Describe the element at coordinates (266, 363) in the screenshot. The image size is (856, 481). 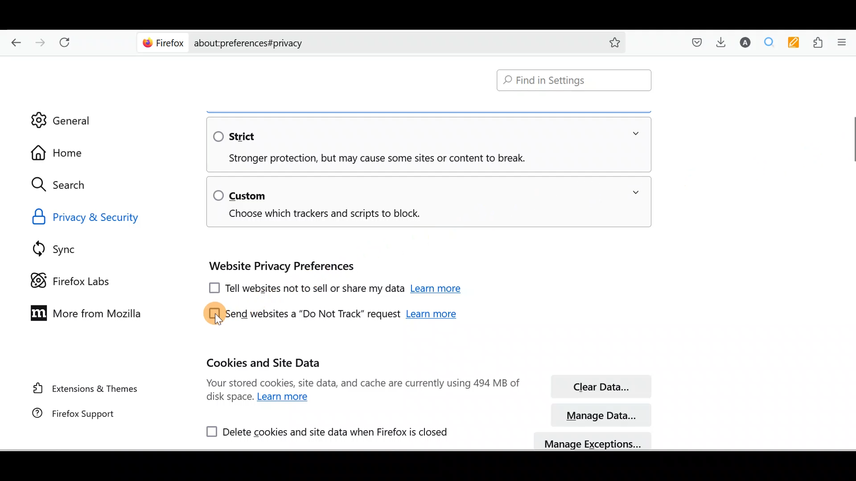
I see `Cookies and site data` at that location.